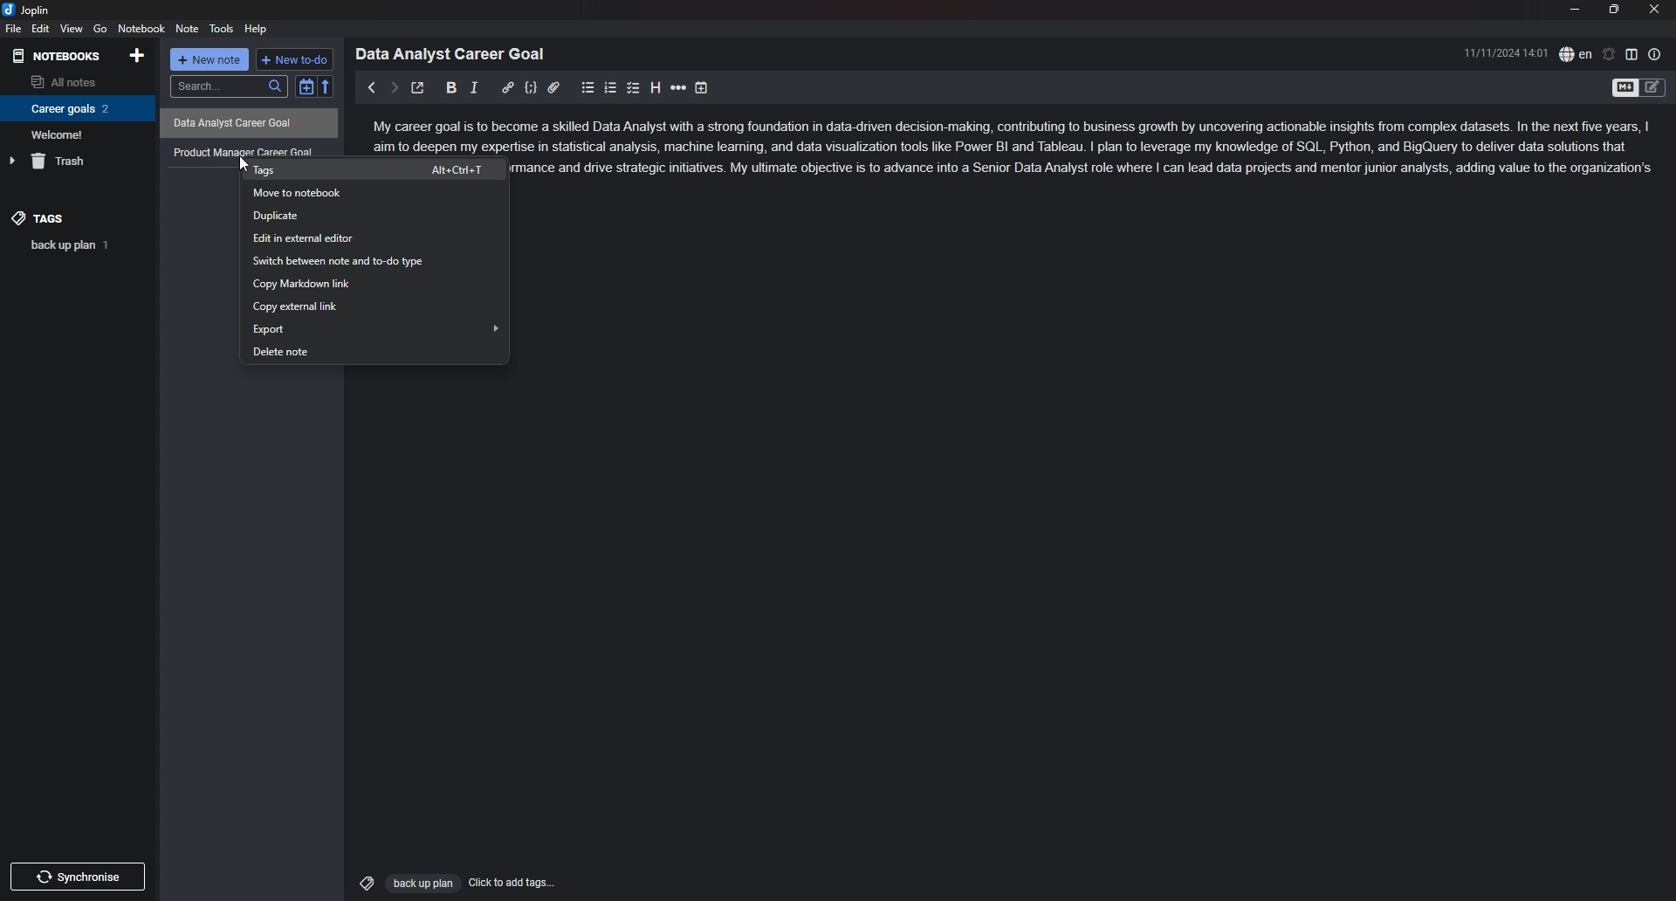  I want to click on bold, so click(452, 88).